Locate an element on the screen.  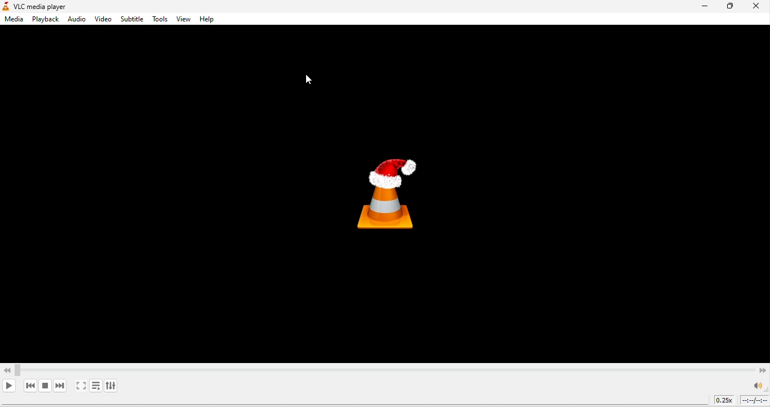
Video Scroll bar is located at coordinates (384, 365).